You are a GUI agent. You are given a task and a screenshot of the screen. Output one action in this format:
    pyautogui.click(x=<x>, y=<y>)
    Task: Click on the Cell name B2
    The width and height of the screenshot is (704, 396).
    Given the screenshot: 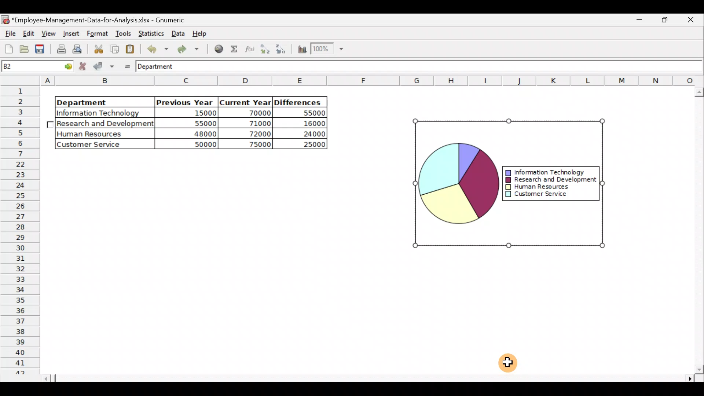 What is the action you would take?
    pyautogui.click(x=25, y=67)
    